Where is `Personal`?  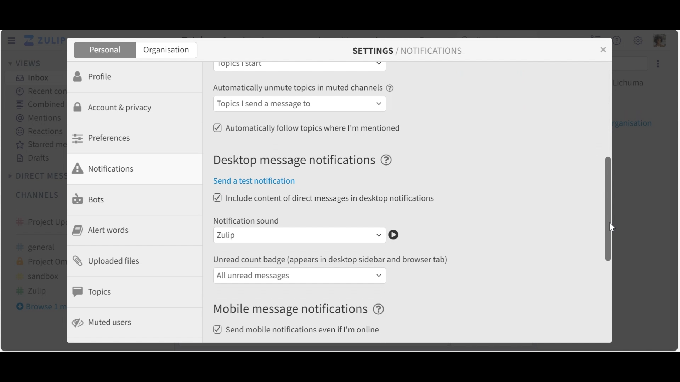 Personal is located at coordinates (104, 50).